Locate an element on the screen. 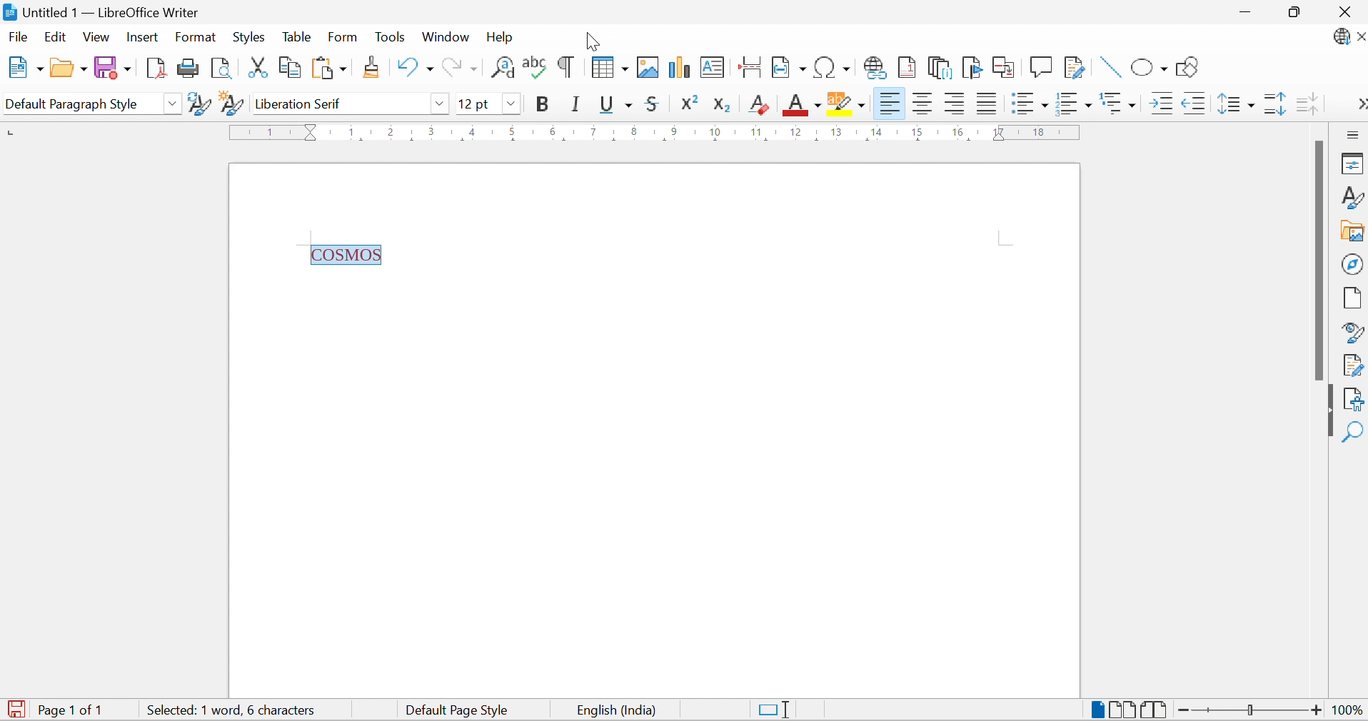 Image resolution: width=1368 pixels, height=721 pixels. 15 is located at coordinates (917, 132).